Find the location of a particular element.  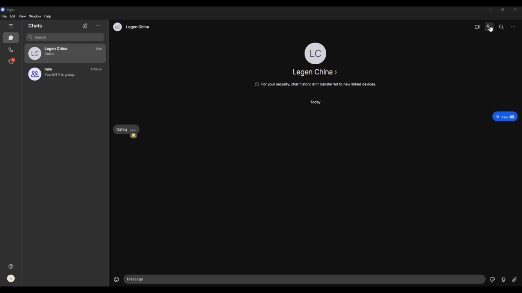

stories is located at coordinates (13, 61).